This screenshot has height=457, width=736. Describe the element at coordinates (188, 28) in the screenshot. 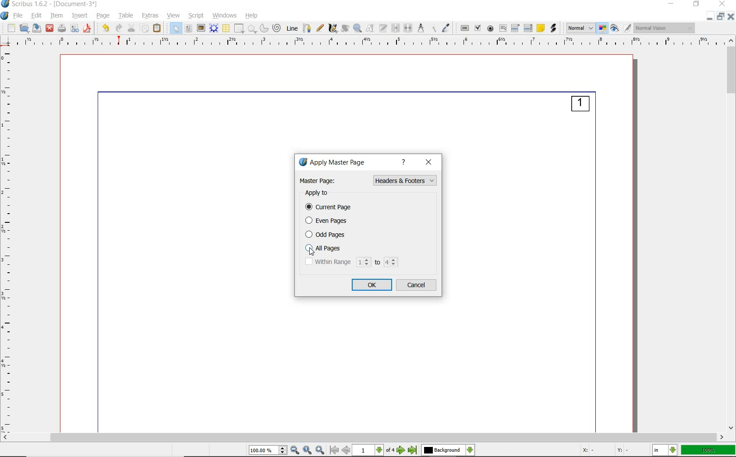

I see `text frame` at that location.